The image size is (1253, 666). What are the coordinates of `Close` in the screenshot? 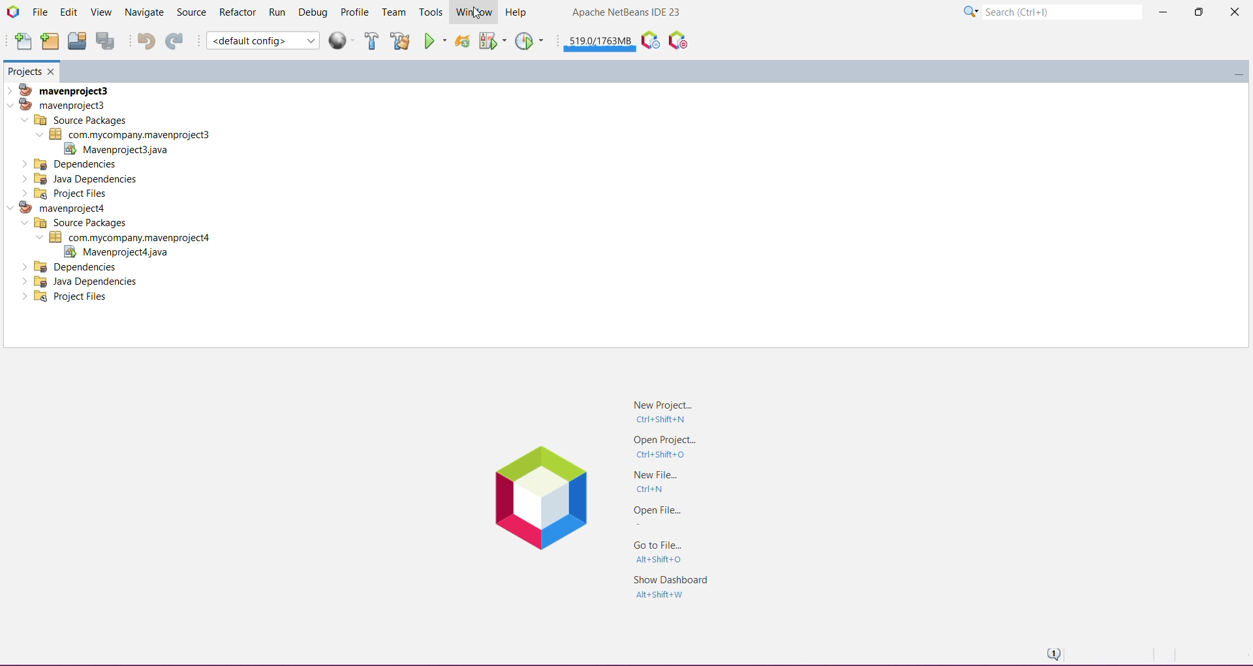 It's located at (1233, 14).